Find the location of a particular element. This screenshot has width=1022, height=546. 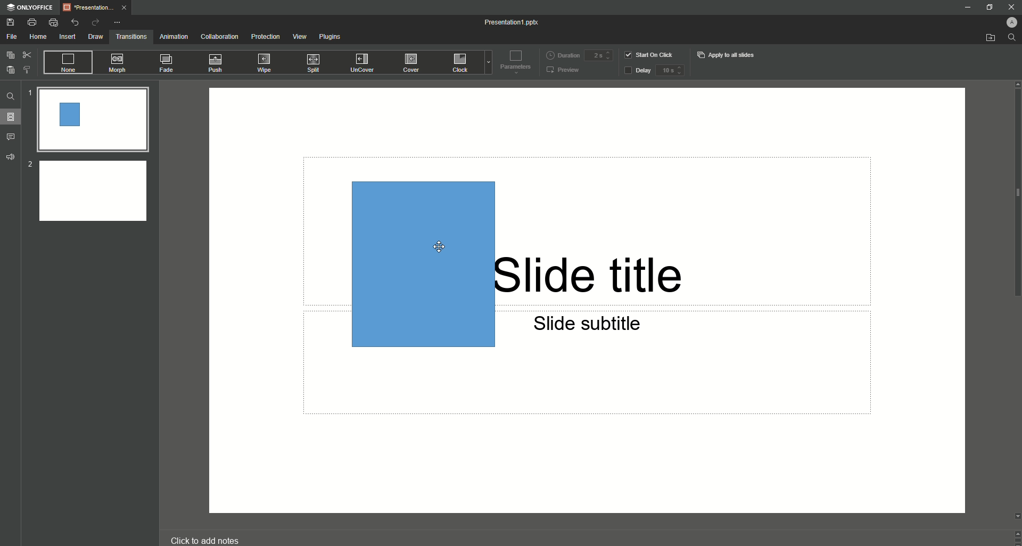

Comments is located at coordinates (13, 137).